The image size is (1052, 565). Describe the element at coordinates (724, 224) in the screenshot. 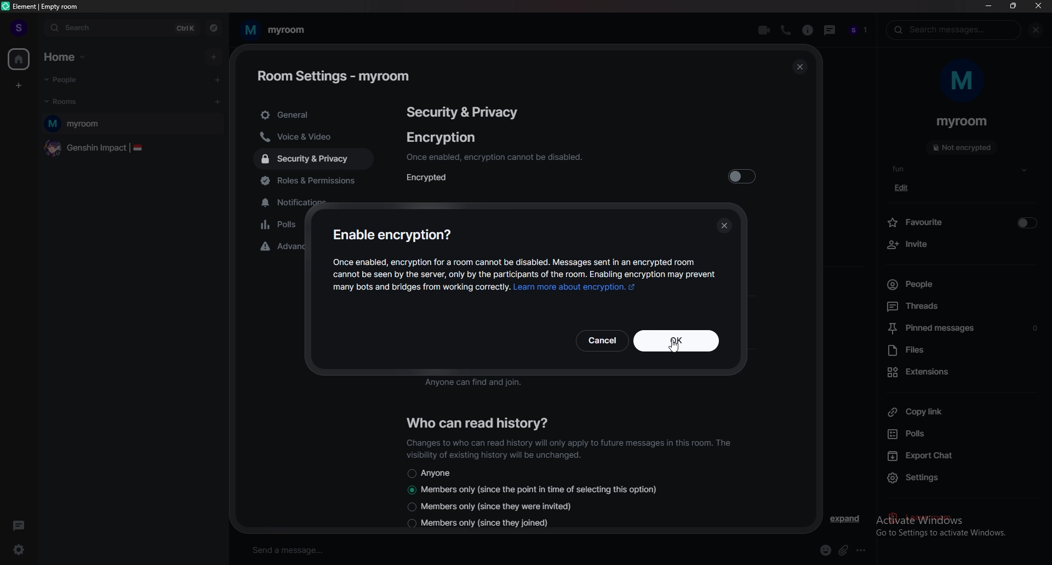

I see `close` at that location.